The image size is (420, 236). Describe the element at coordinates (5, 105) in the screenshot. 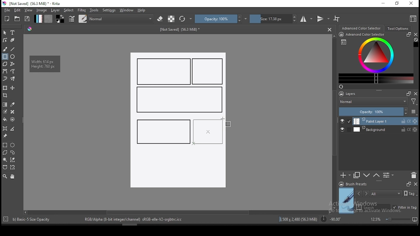

I see `gradient tool` at that location.